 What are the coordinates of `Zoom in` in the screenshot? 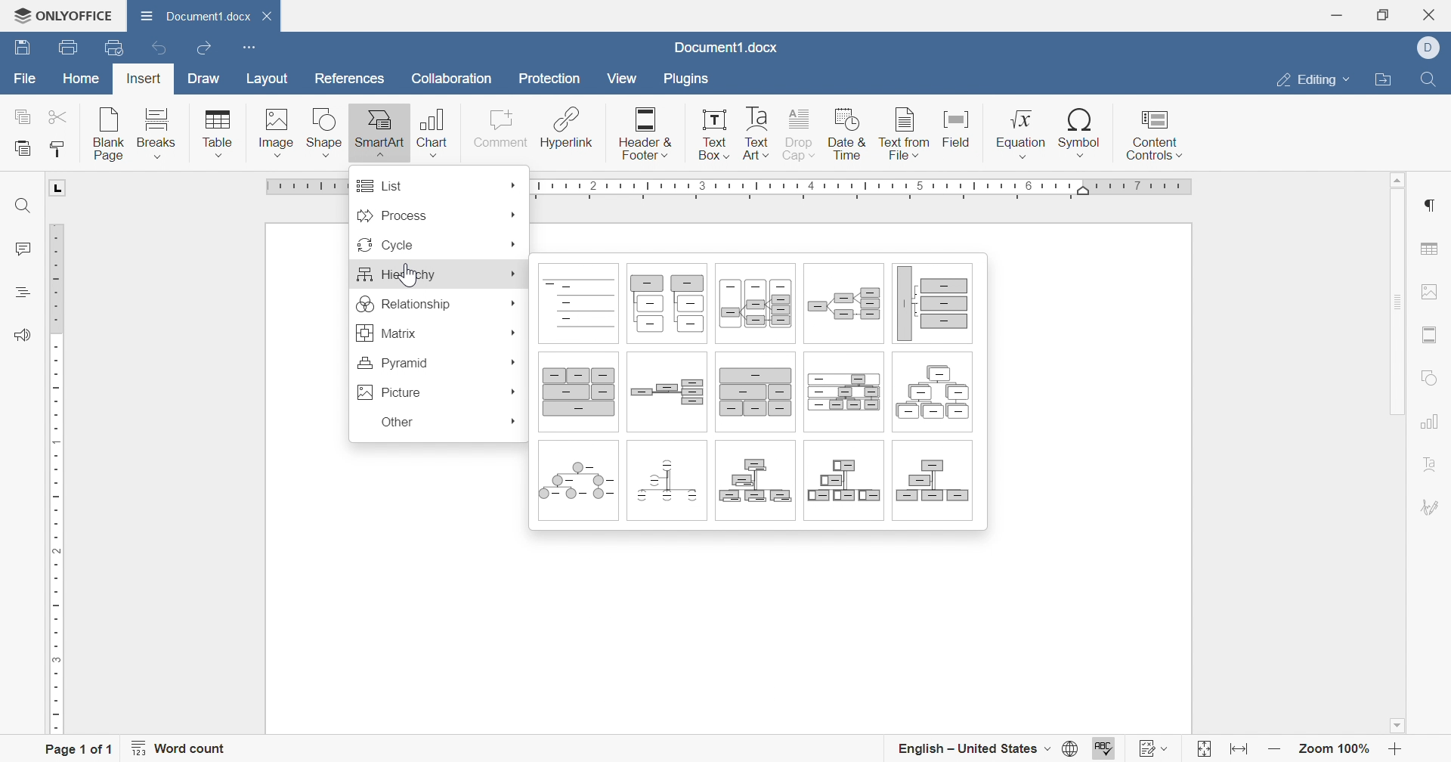 It's located at (1395, 750).